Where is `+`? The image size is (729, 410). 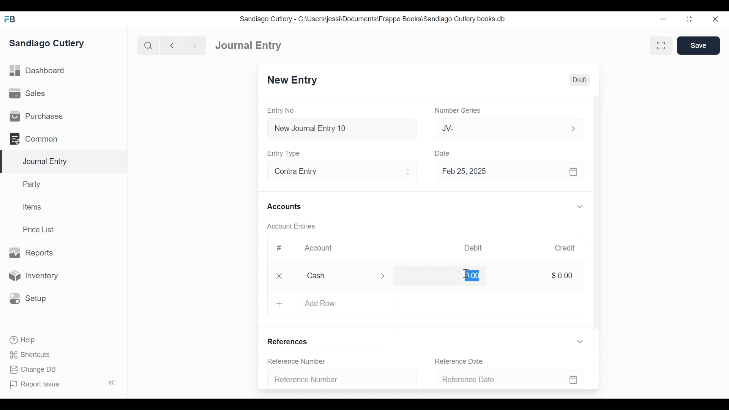
+ is located at coordinates (279, 303).